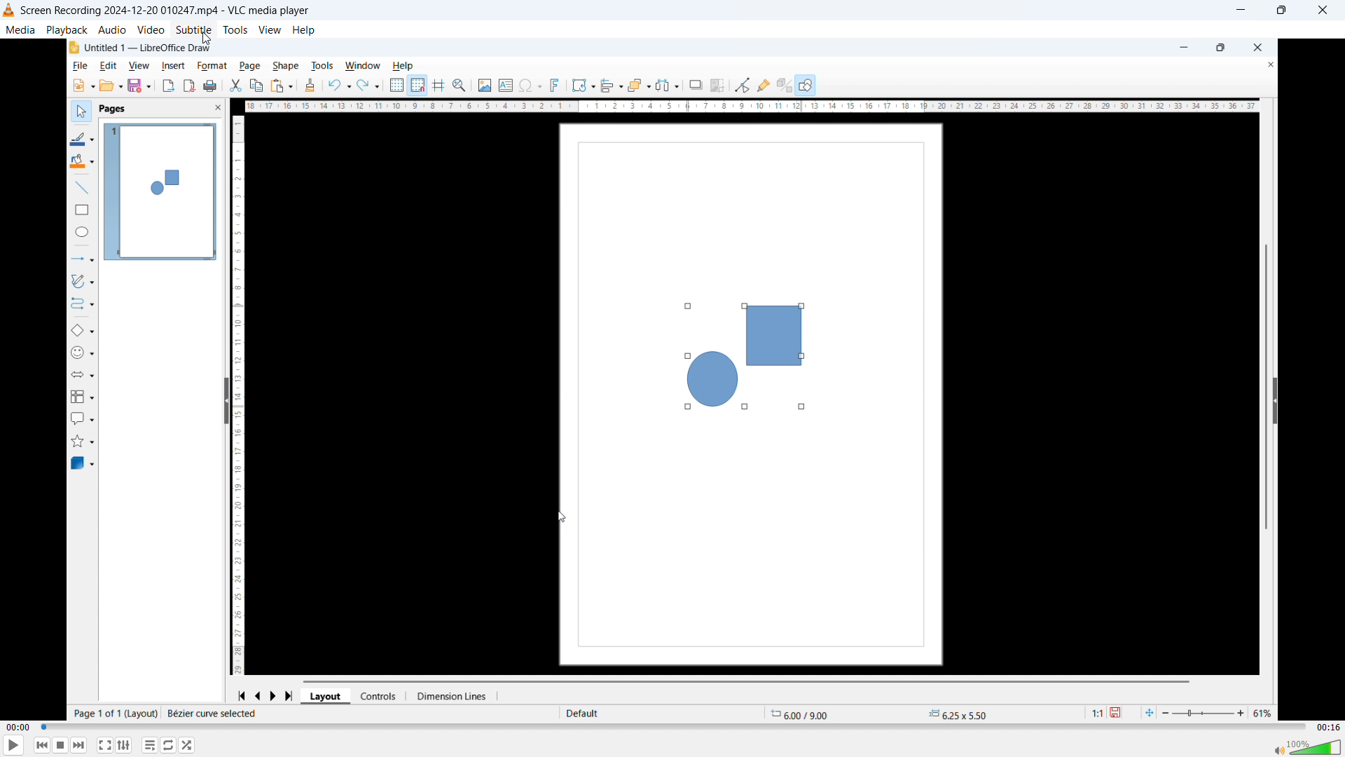 This screenshot has height=757, width=1345. What do you see at coordinates (1180, 46) in the screenshot?
I see `minimize` at bounding box center [1180, 46].